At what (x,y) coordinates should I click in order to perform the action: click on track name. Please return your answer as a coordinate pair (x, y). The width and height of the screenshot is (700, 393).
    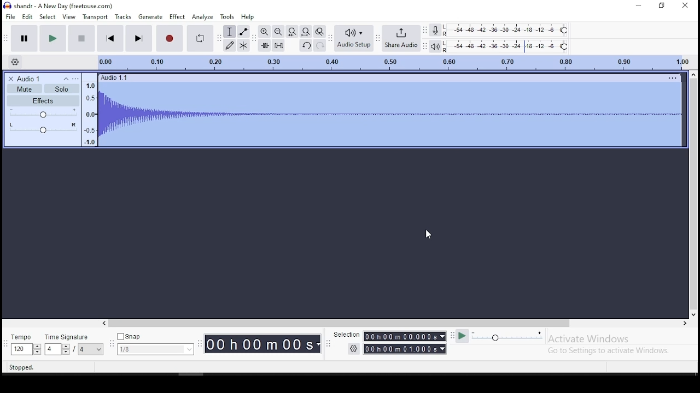
    Looking at the image, I should click on (30, 79).